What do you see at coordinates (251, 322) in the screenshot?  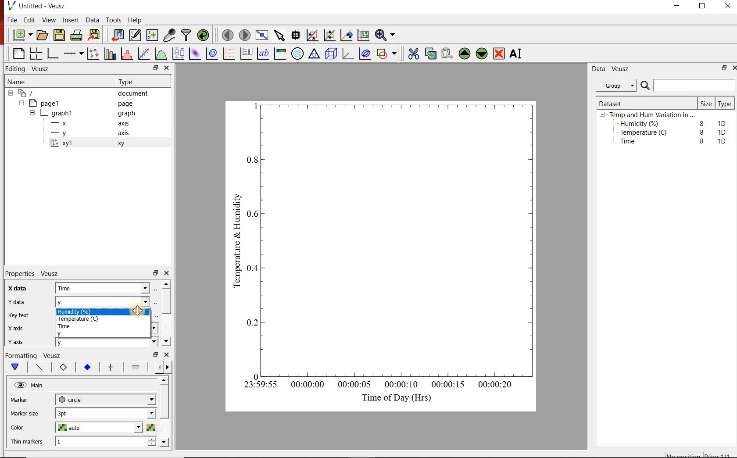 I see `0.2` at bounding box center [251, 322].